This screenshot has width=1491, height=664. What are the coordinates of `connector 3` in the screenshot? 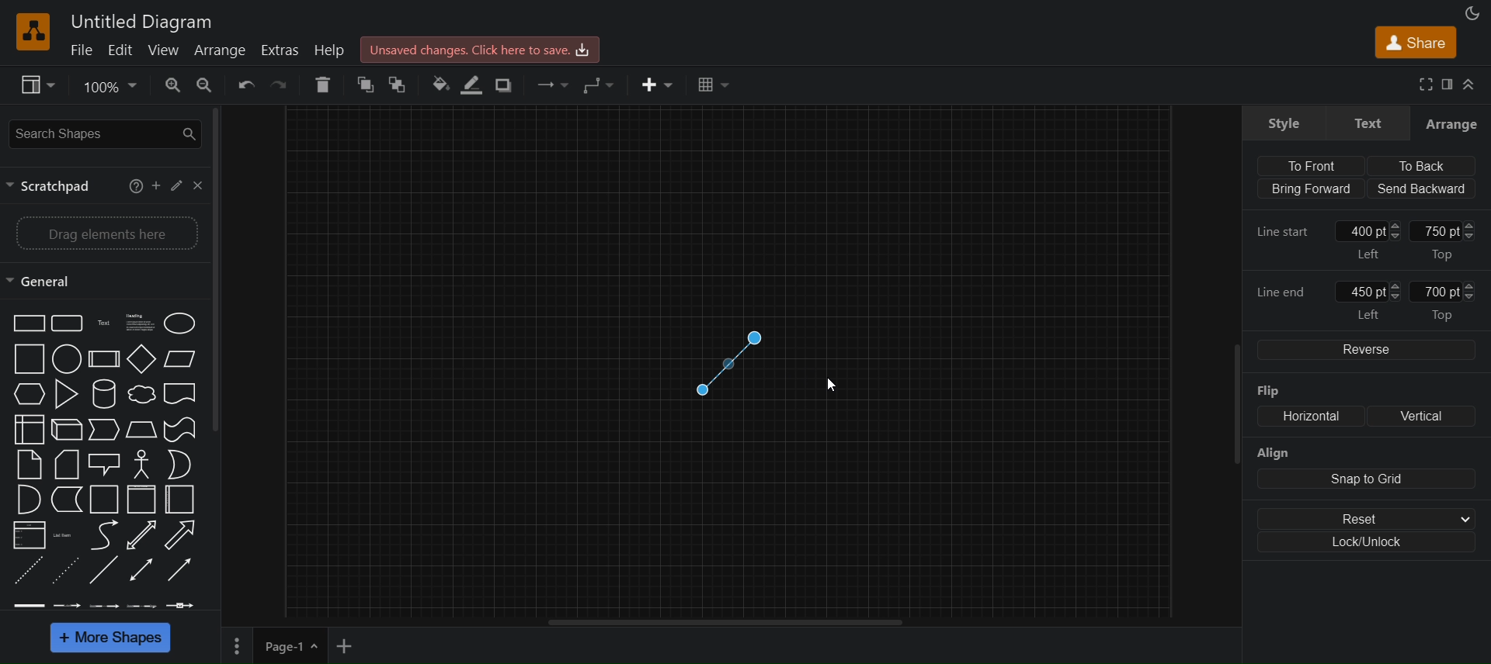 It's located at (105, 605).